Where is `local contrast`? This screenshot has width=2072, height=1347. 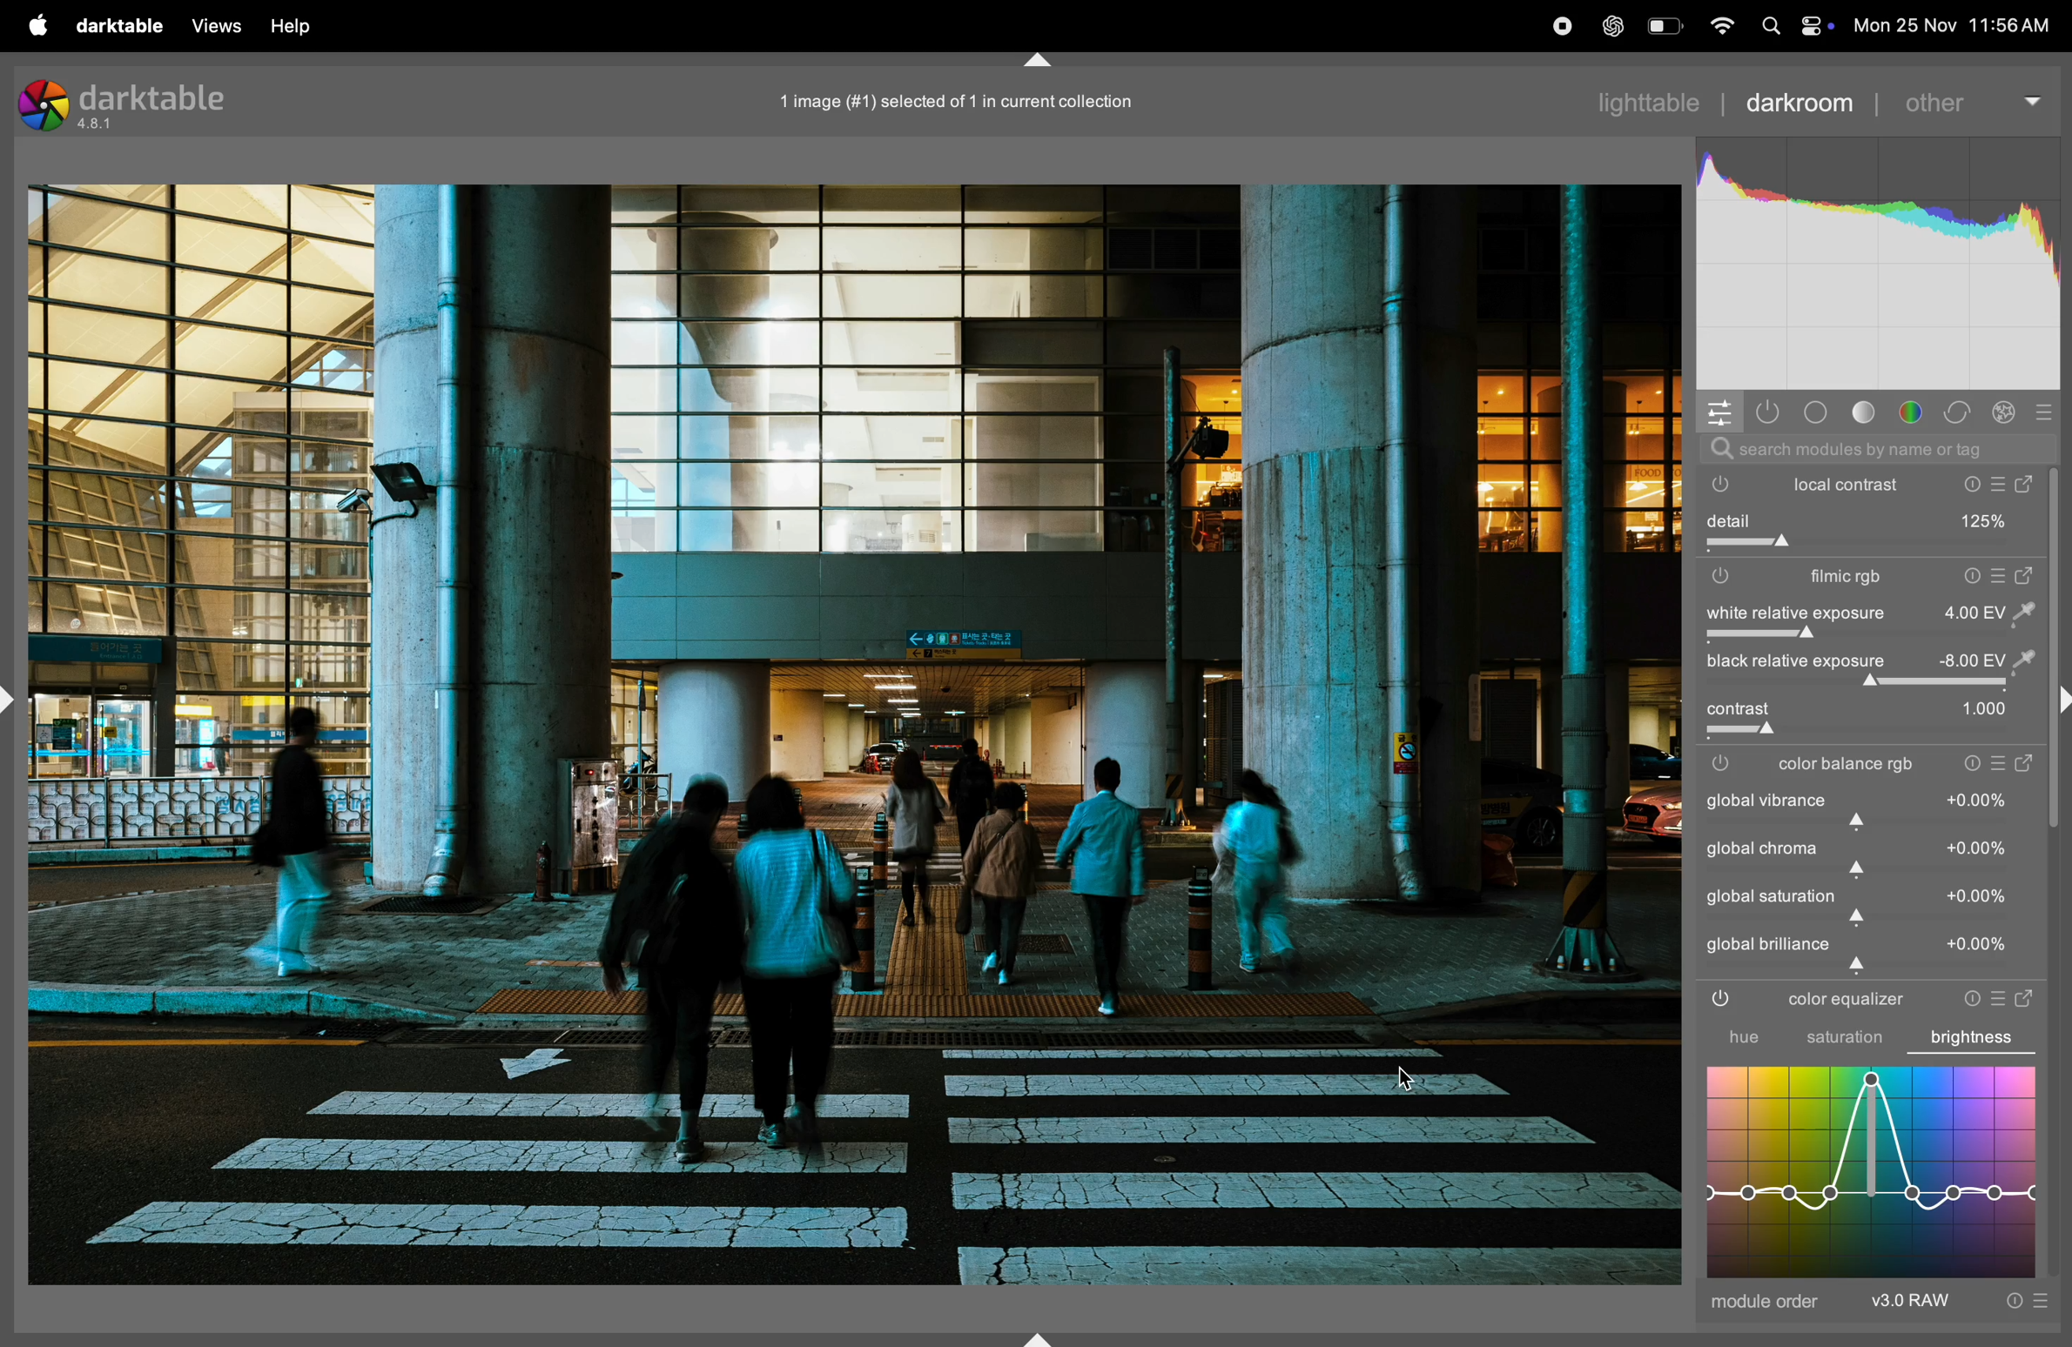
local contrast is located at coordinates (1916, 483).